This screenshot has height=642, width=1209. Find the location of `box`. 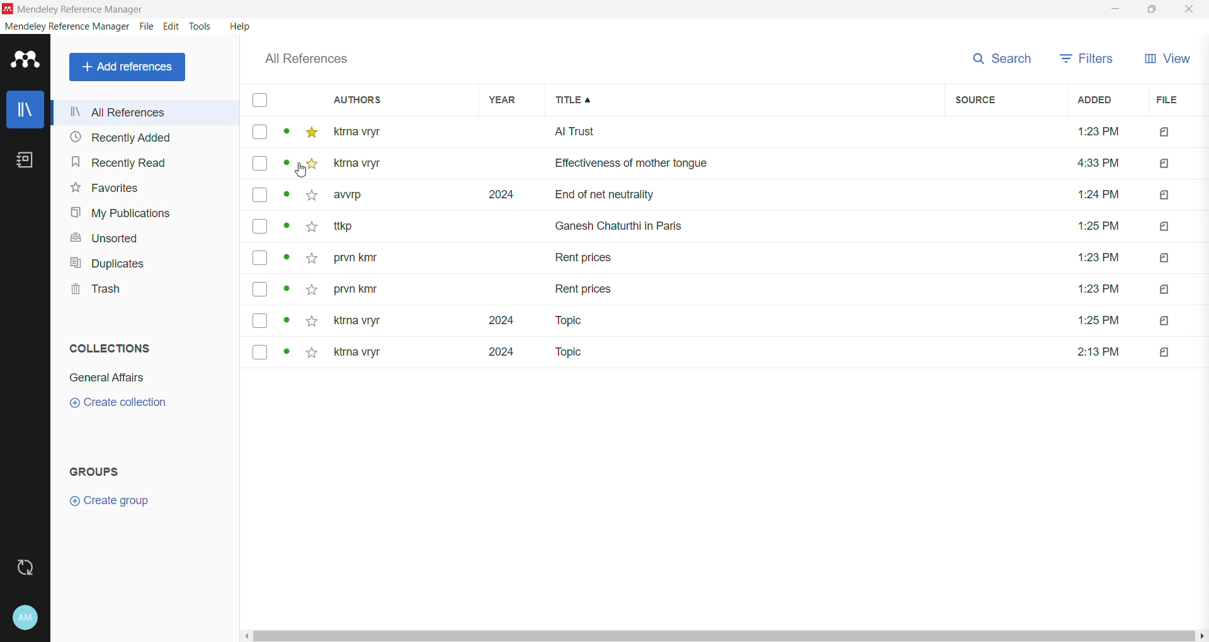

box is located at coordinates (264, 320).